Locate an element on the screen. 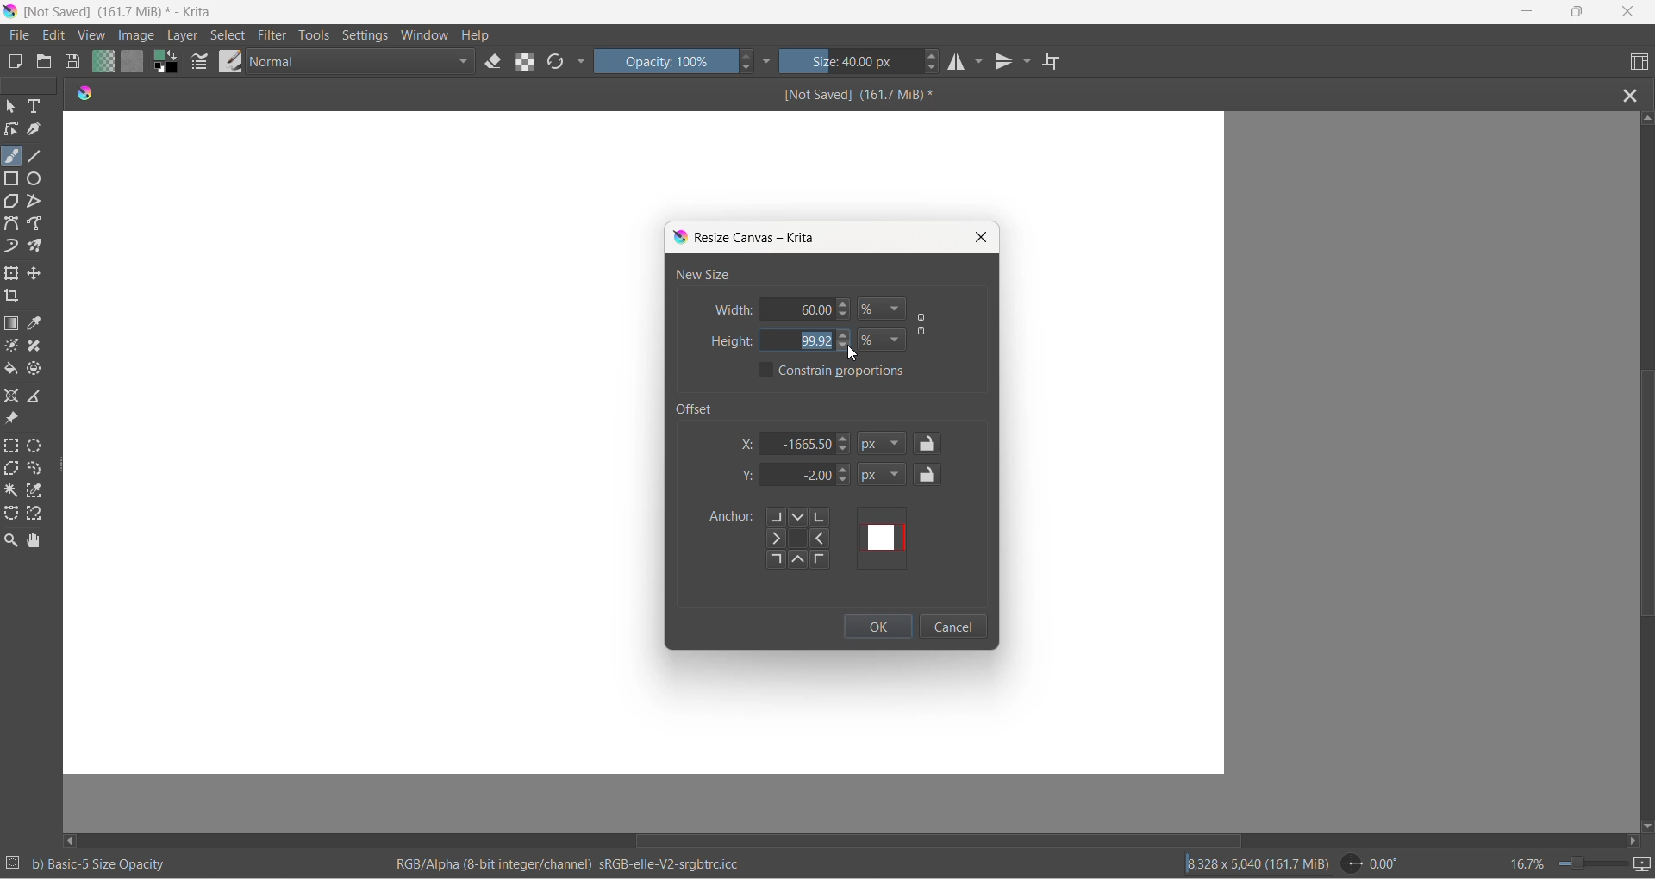  y-axis value lock is located at coordinates (929, 474).